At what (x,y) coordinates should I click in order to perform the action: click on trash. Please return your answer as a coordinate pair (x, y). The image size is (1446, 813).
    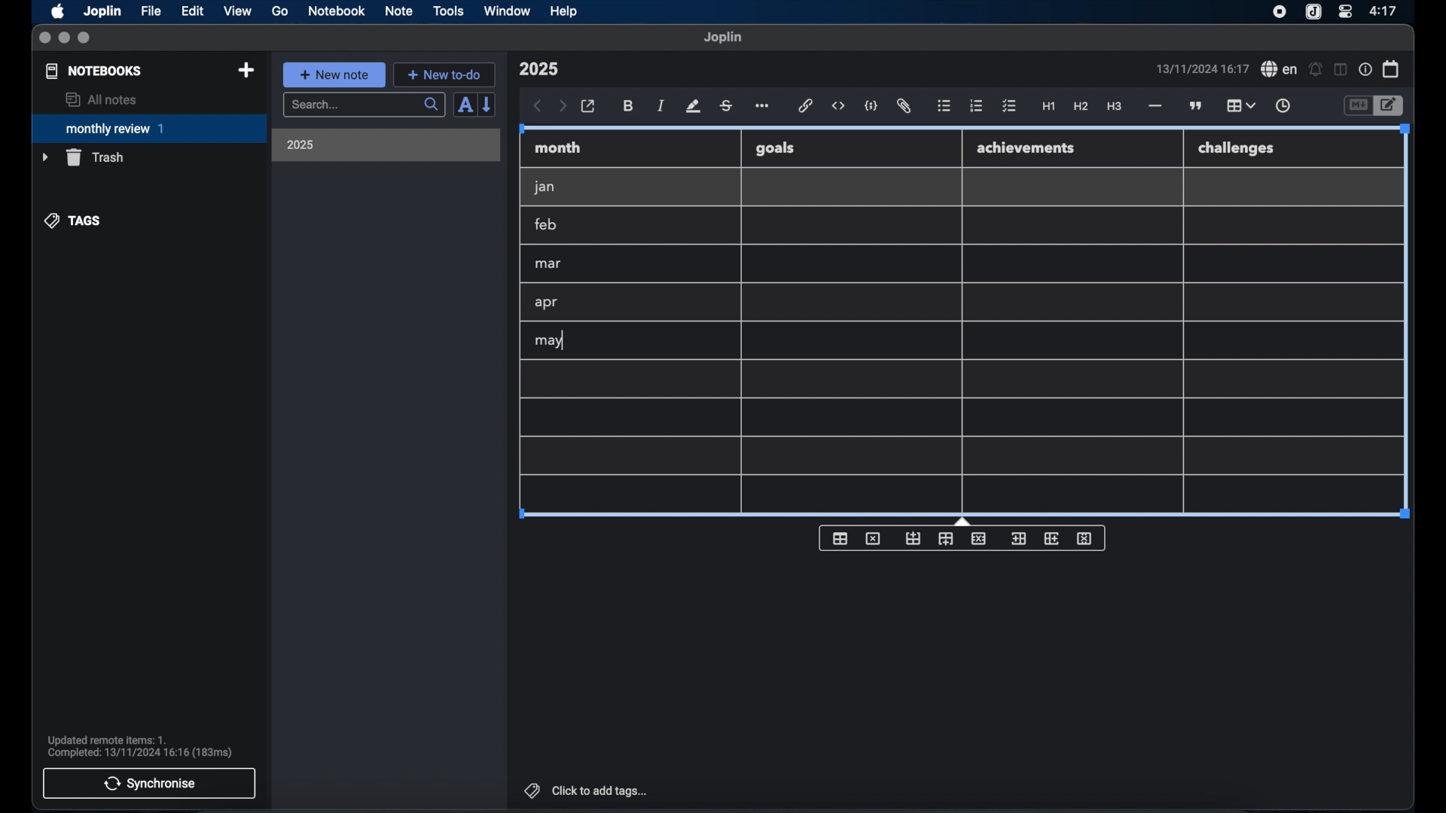
    Looking at the image, I should click on (83, 157).